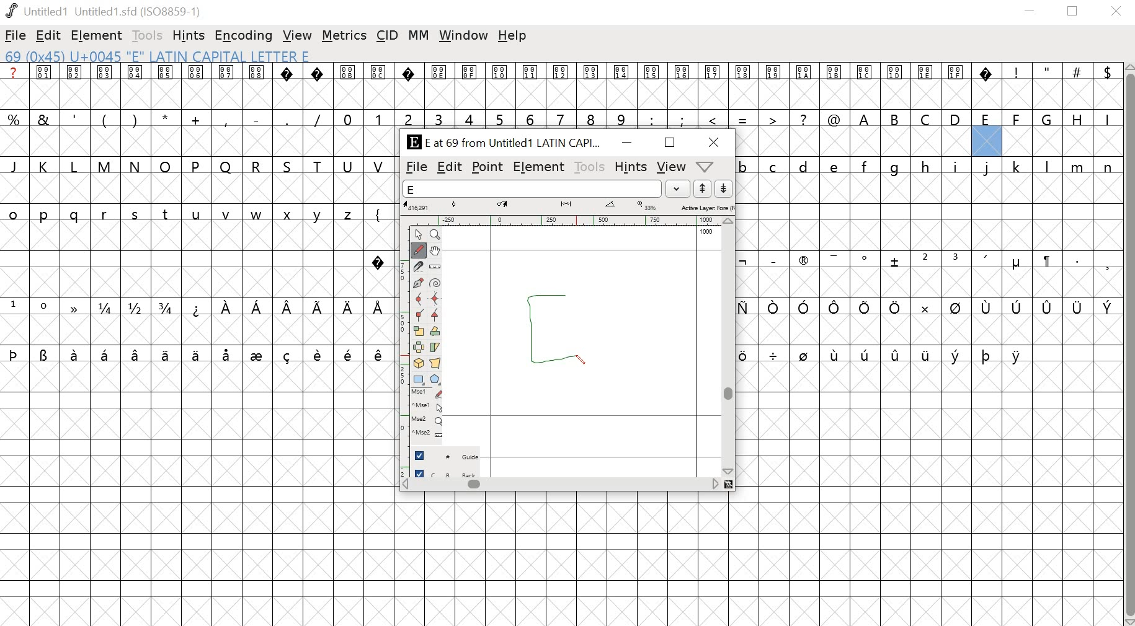 The height and width of the screenshot is (626, 1135). Describe the element at coordinates (427, 408) in the screenshot. I see `Mouse left button + Ctrl` at that location.